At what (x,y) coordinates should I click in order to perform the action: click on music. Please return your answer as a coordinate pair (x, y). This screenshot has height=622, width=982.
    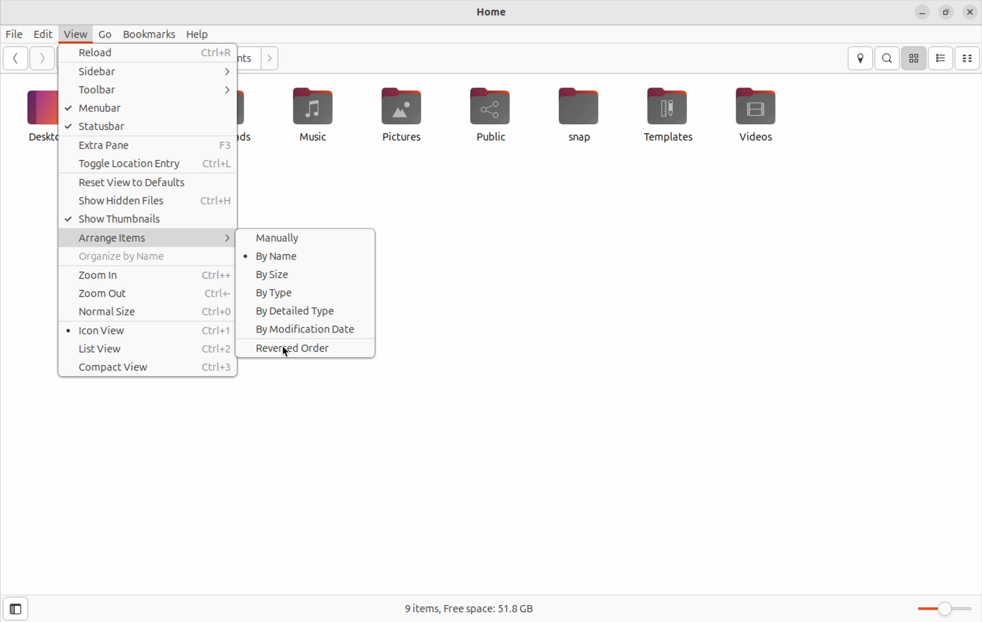
    Looking at the image, I should click on (315, 116).